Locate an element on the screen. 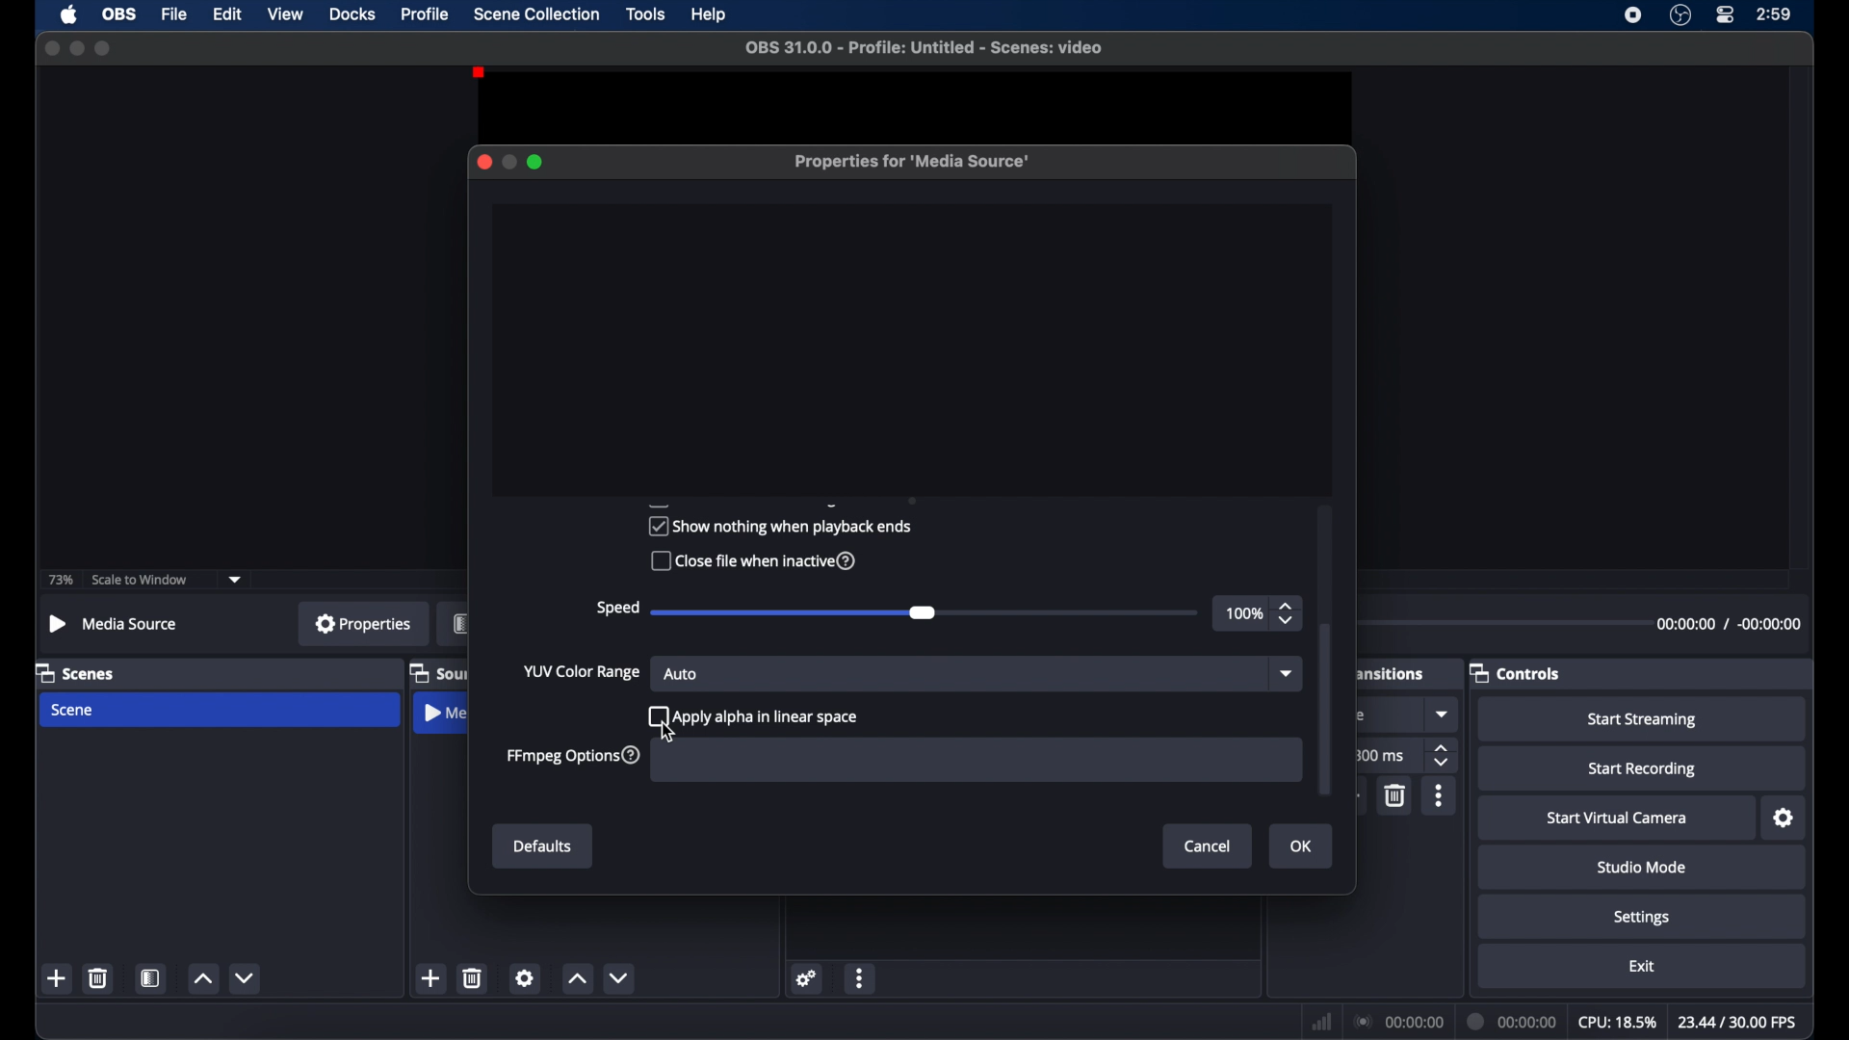  edit is located at coordinates (227, 15).